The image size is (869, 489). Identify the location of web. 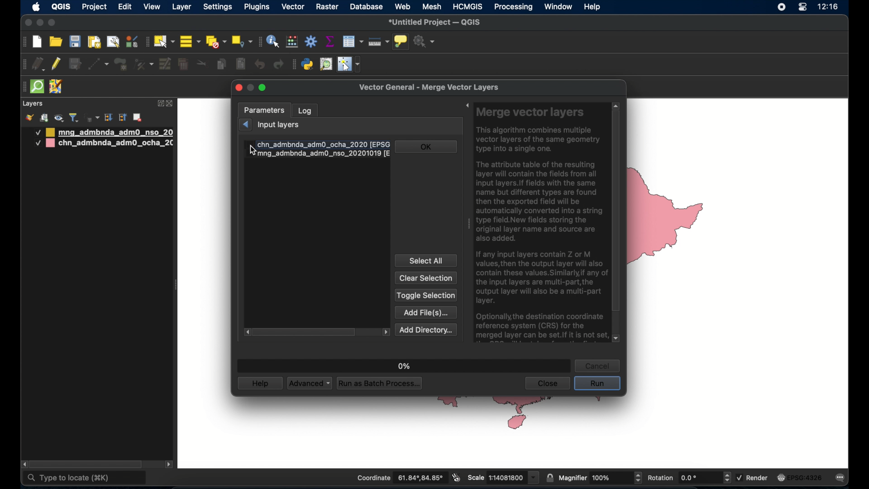
(403, 6).